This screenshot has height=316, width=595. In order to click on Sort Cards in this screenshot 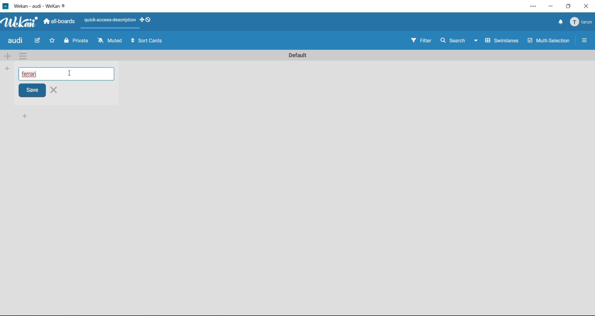, I will do `click(152, 41)`.